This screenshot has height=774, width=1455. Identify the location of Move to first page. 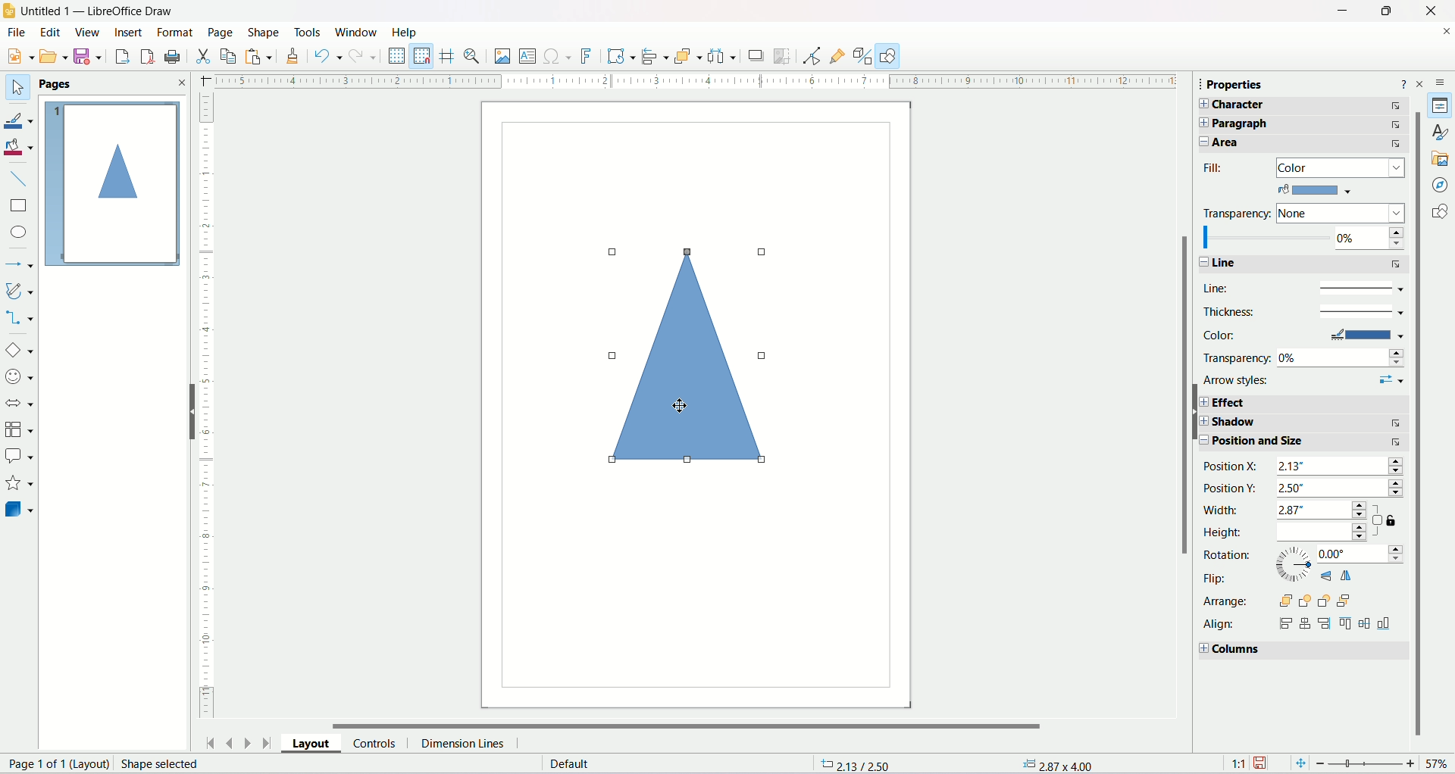
(209, 744).